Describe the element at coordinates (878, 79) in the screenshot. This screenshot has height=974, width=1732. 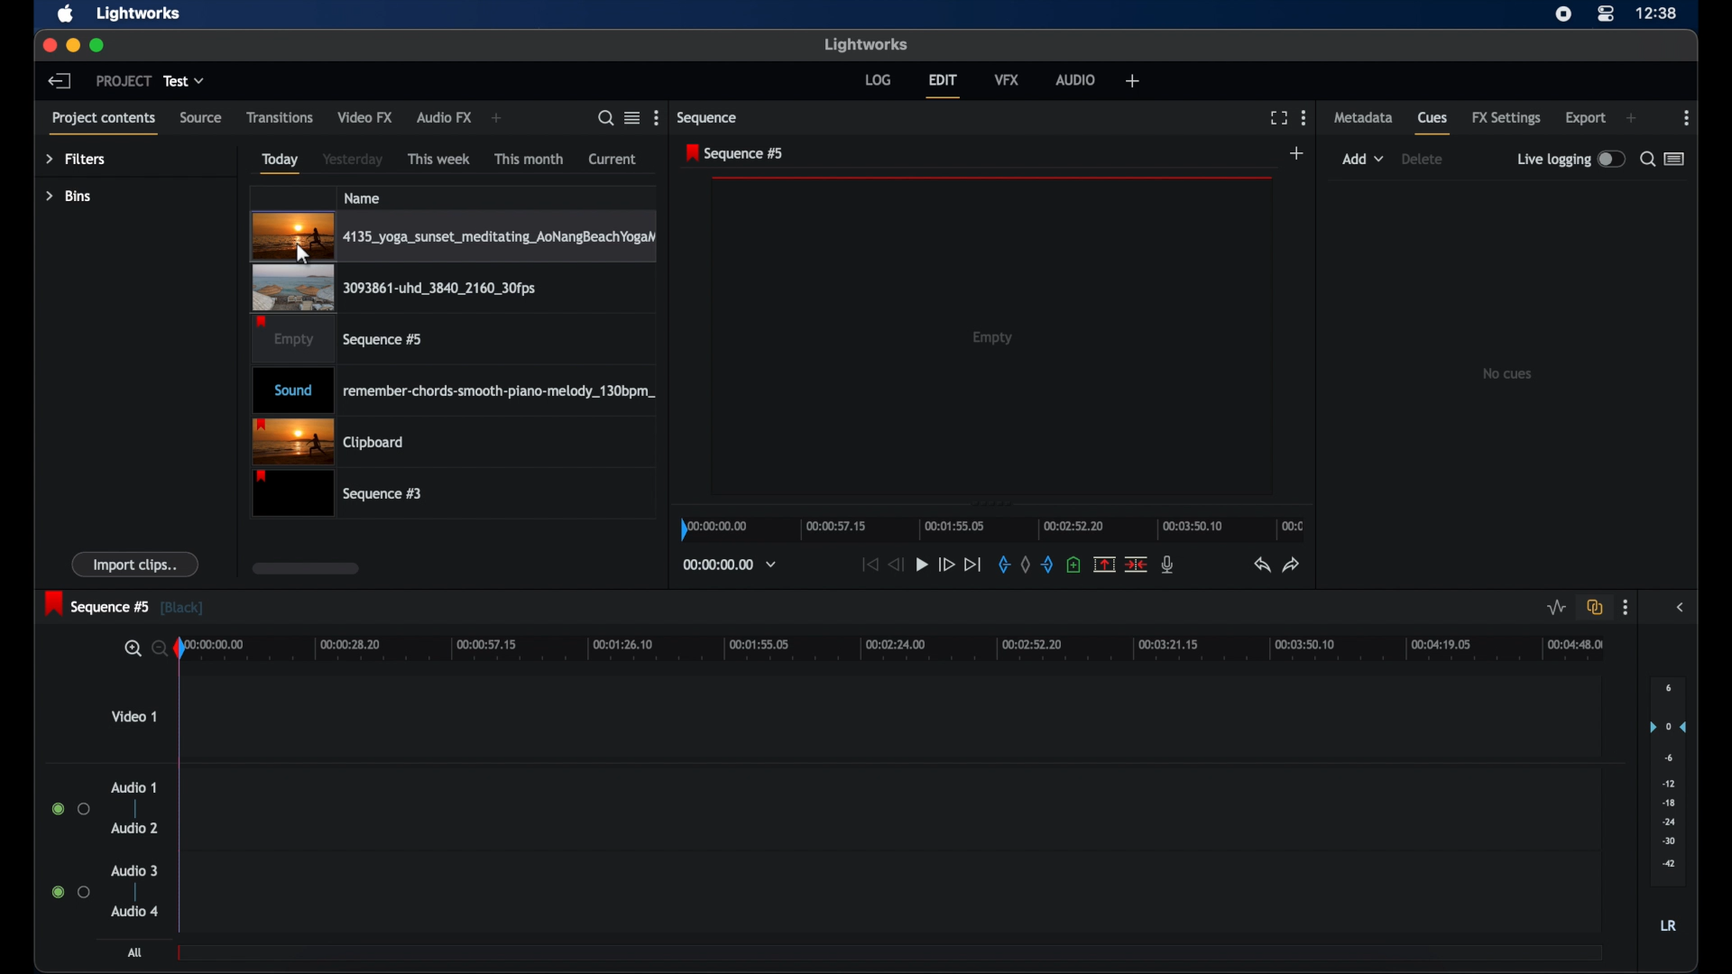
I see `log` at that location.